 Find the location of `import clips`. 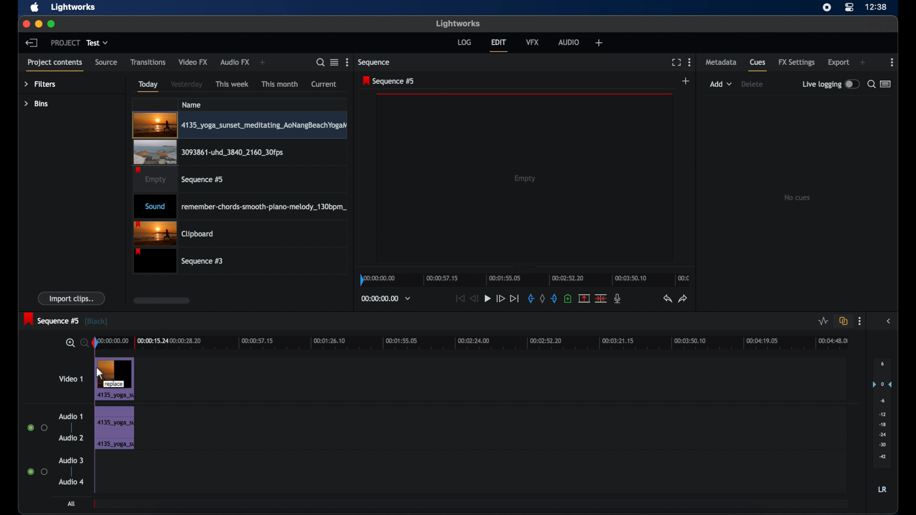

import clips is located at coordinates (71, 299).